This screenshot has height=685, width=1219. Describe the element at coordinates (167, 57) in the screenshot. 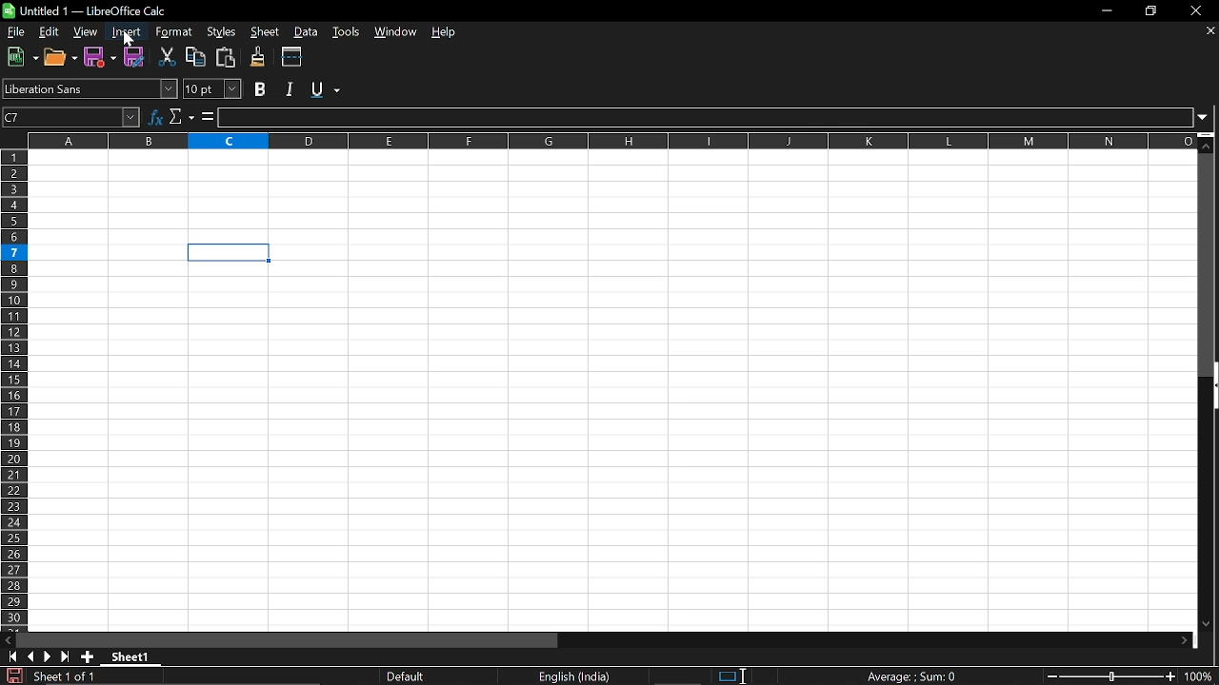

I see `Cut` at that location.